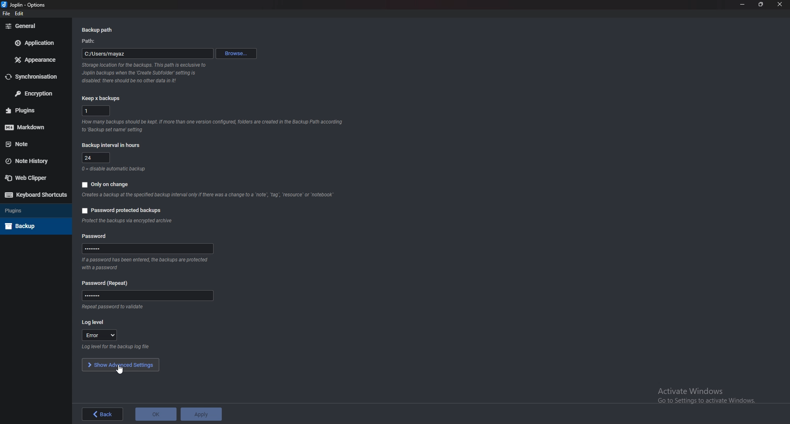 The height and width of the screenshot is (424, 790). What do you see at coordinates (102, 98) in the screenshot?
I see `Keep x backups` at bounding box center [102, 98].